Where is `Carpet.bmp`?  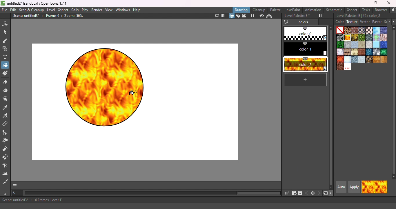
Carpet.bmp is located at coordinates (362, 30).